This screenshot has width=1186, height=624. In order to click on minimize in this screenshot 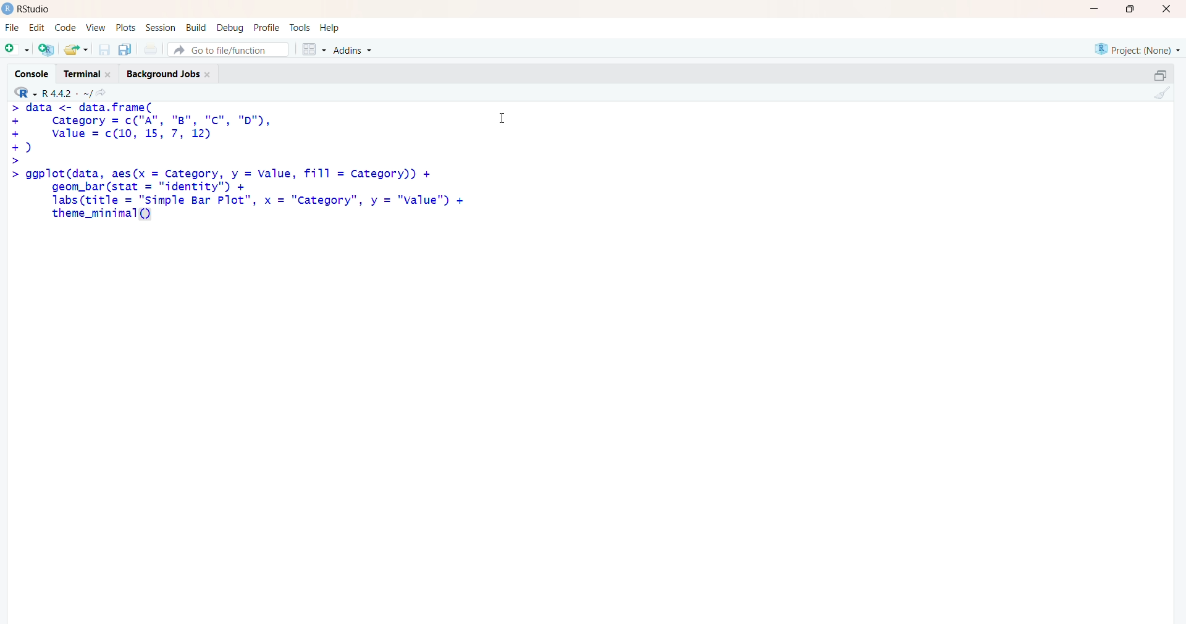, I will do `click(1098, 9)`.